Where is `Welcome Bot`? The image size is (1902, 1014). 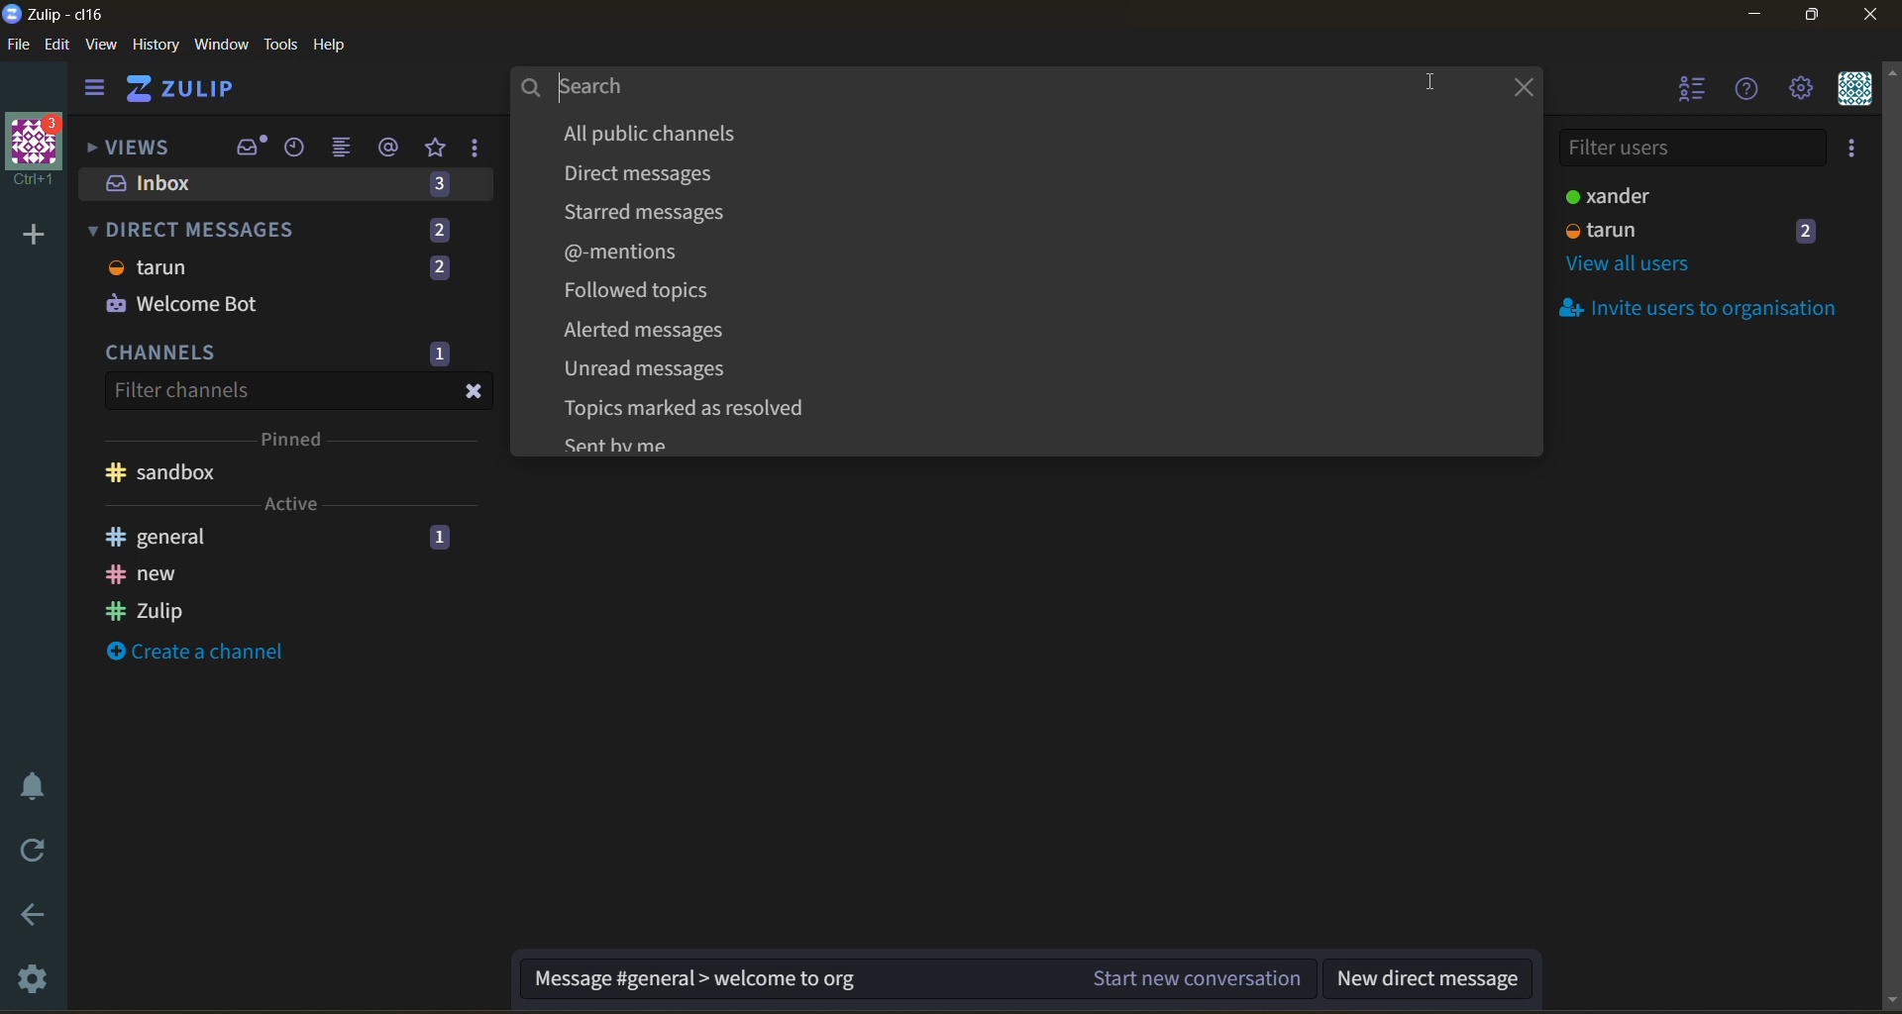 Welcome Bot is located at coordinates (181, 301).